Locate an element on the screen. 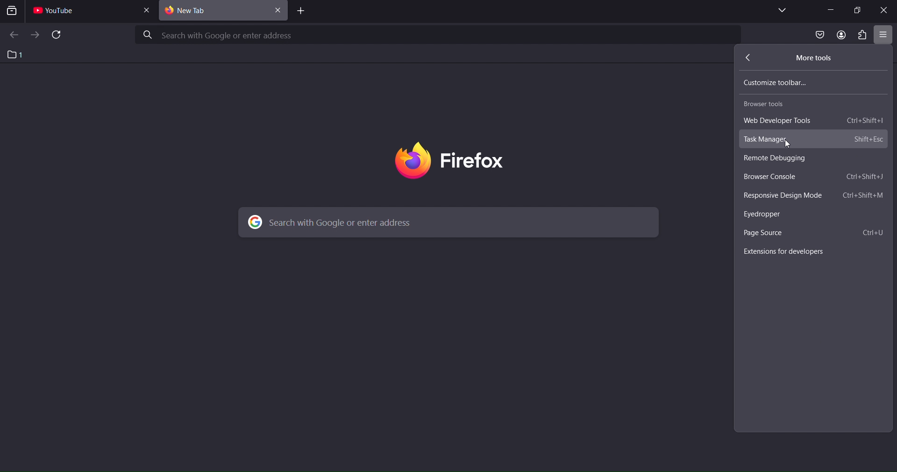  responsive design mode is located at coordinates (787, 195).